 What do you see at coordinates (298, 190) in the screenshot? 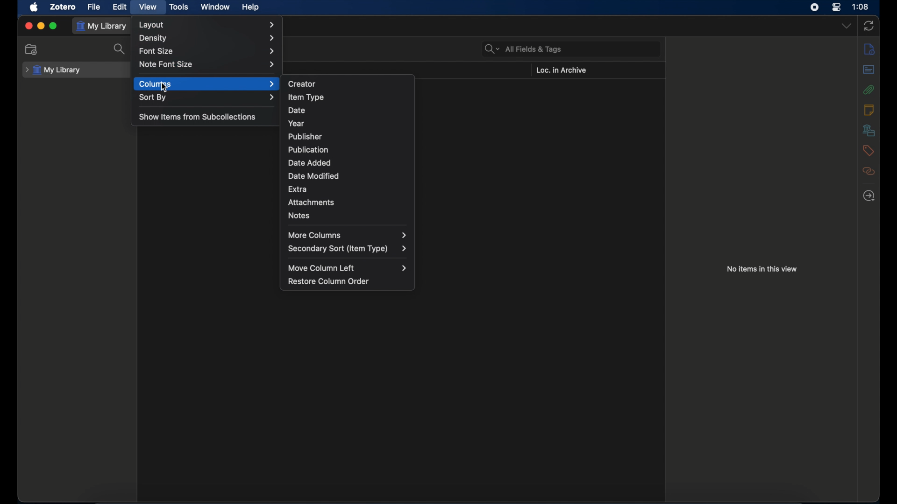
I see `extra` at bounding box center [298, 190].